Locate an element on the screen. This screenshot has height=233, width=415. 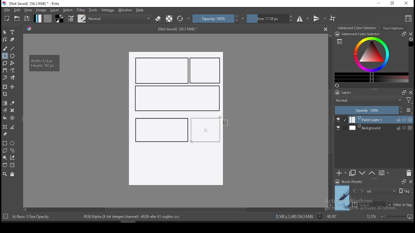
help is located at coordinates (141, 10).